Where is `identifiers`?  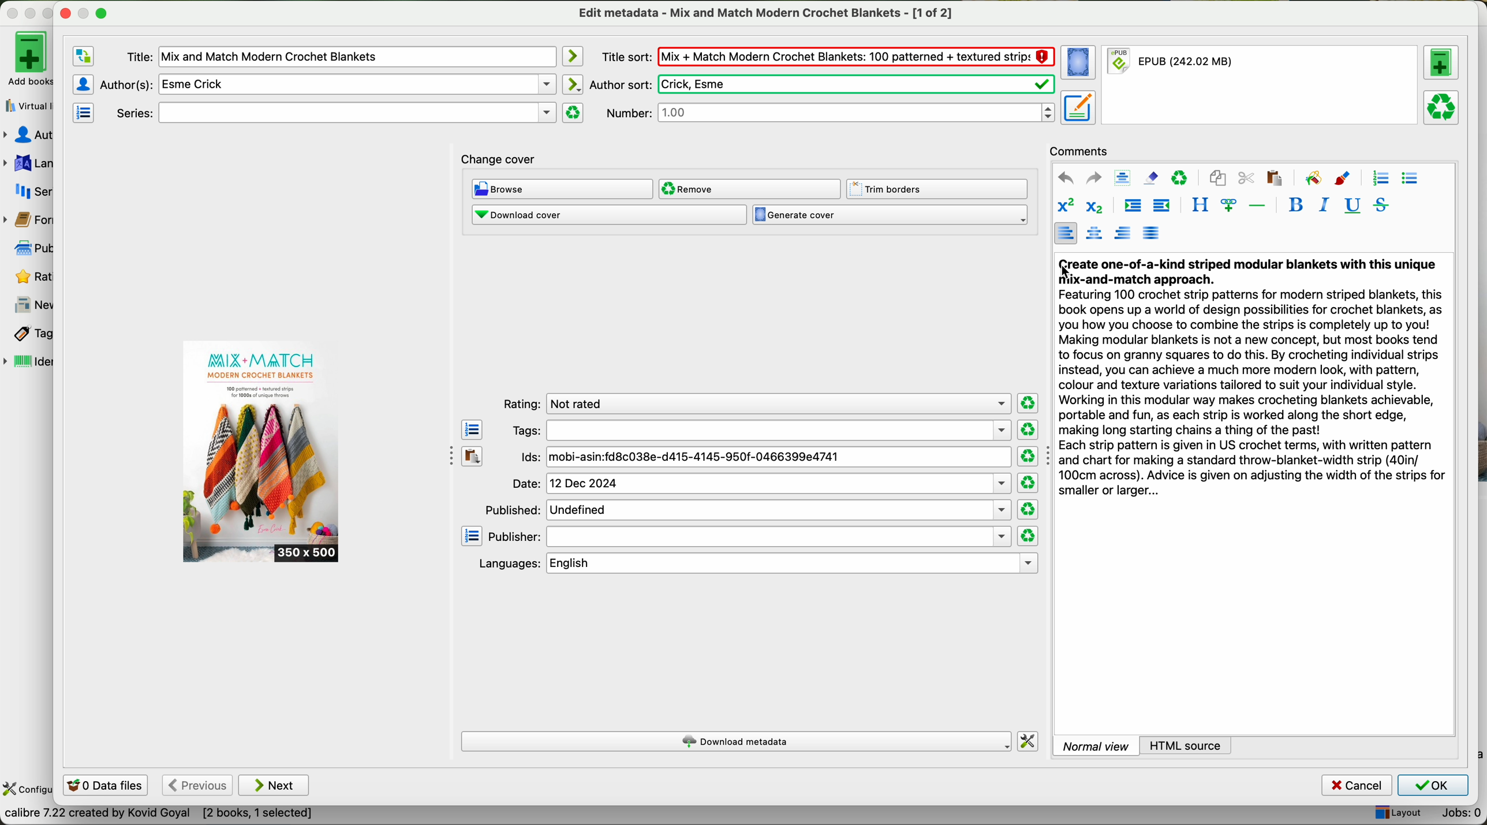 identifiers is located at coordinates (29, 363).